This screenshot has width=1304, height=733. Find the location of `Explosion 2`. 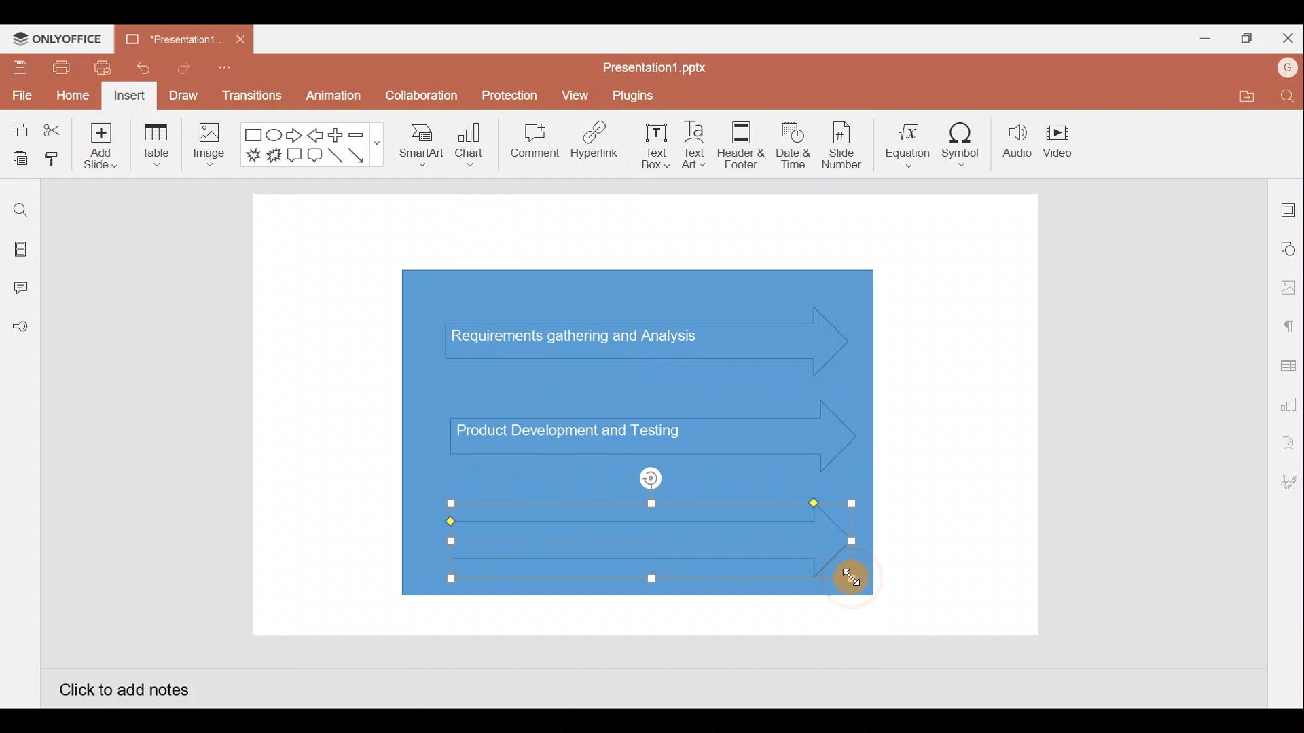

Explosion 2 is located at coordinates (274, 156).